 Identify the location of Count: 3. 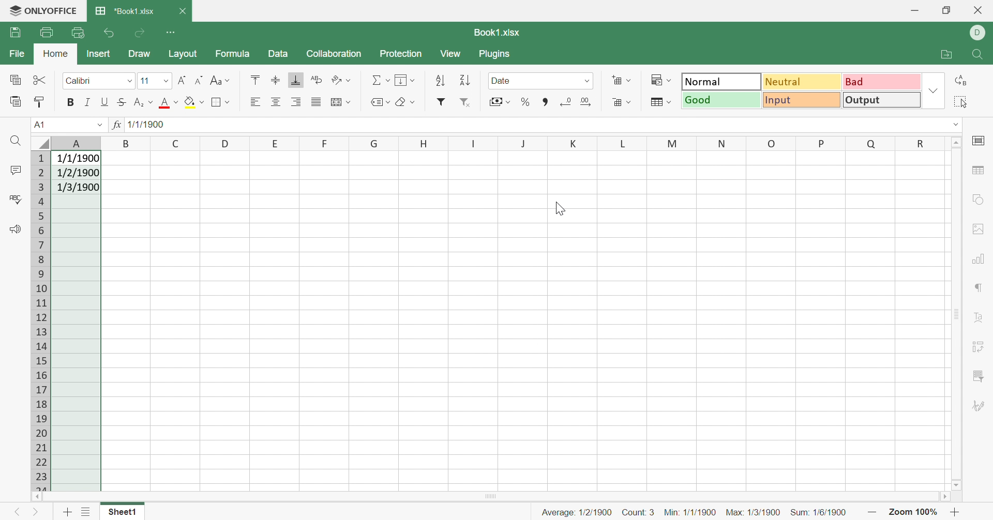
(639, 513).